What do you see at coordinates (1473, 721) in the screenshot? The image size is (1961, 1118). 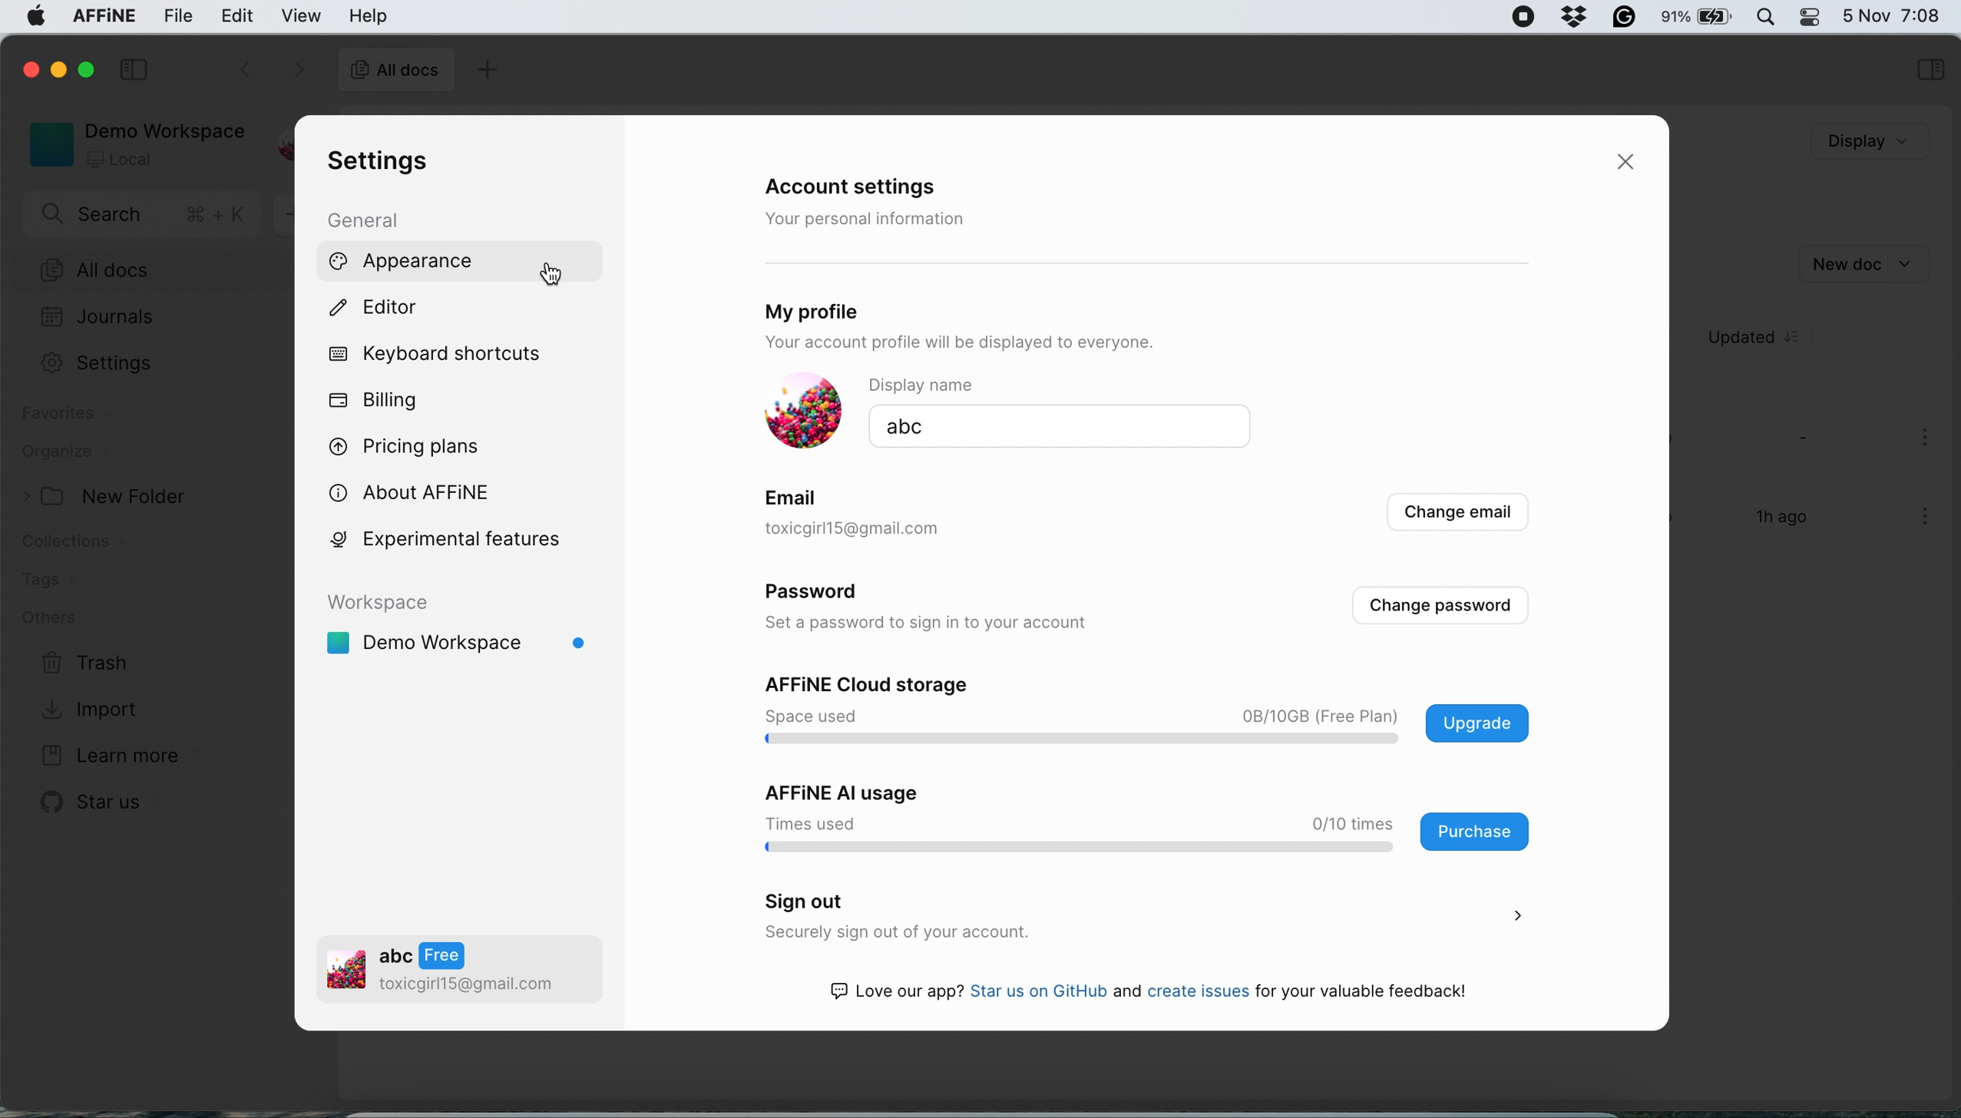 I see `Upgrade` at bounding box center [1473, 721].